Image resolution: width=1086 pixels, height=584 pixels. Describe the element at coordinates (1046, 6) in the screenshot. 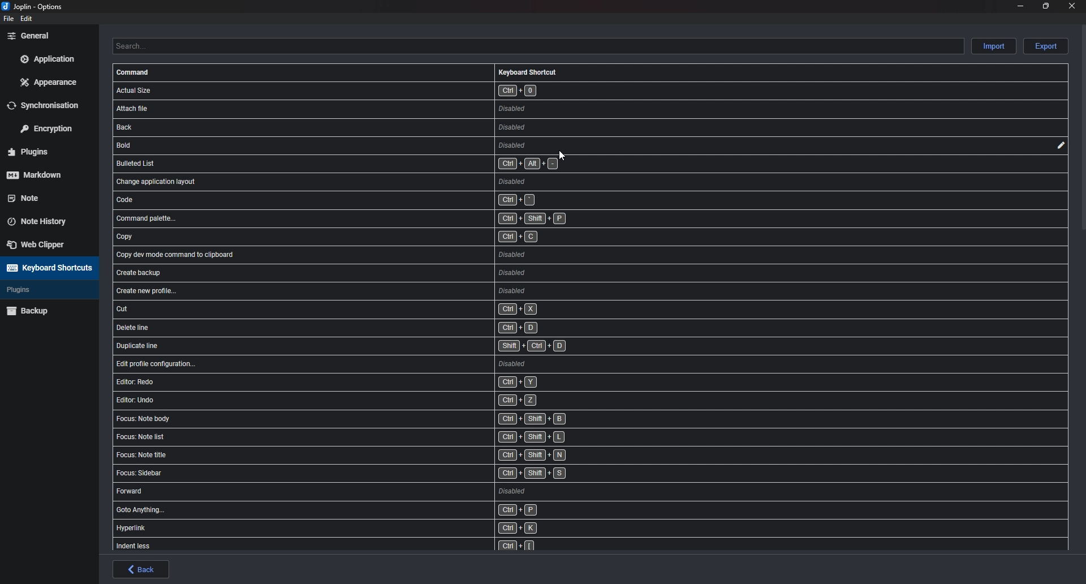

I see `Resize` at that location.